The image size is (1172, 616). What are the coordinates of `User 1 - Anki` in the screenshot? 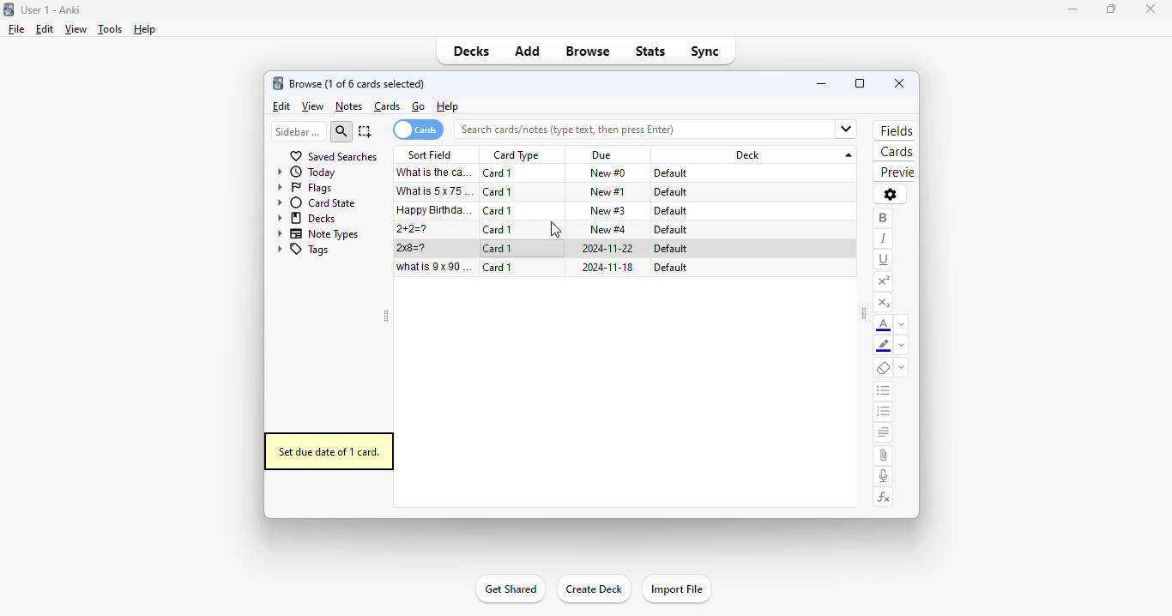 It's located at (51, 9).